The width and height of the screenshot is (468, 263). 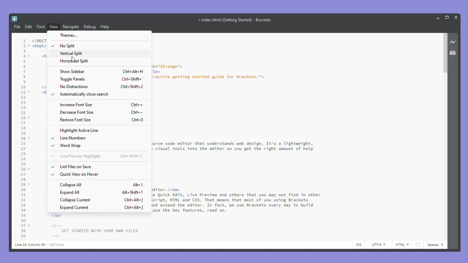 I want to click on 14, so click(x=23, y=107).